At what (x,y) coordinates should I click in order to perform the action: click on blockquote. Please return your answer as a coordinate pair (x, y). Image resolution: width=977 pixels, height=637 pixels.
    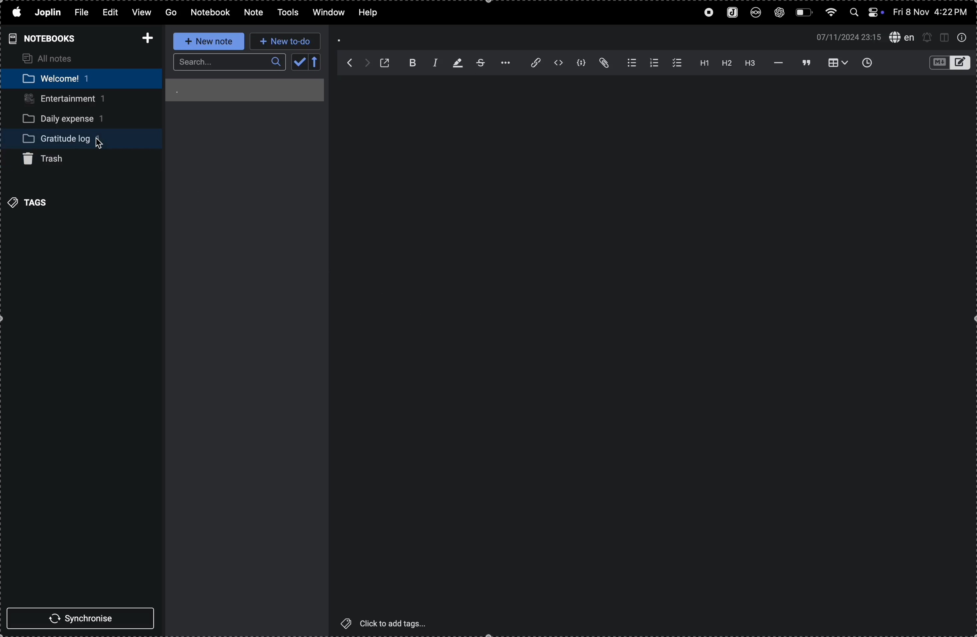
    Looking at the image, I should click on (805, 63).